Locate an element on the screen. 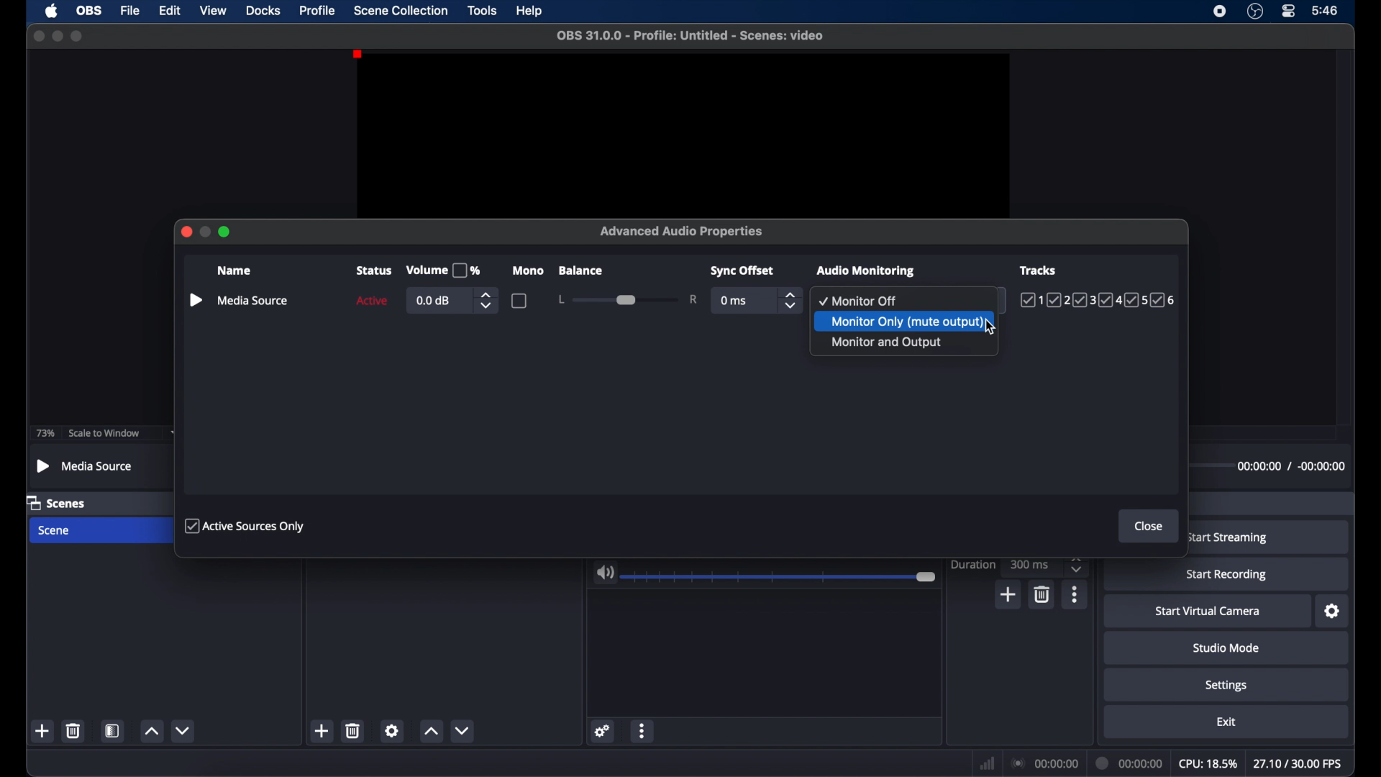 This screenshot has width=1381, height=777. profile is located at coordinates (318, 9).